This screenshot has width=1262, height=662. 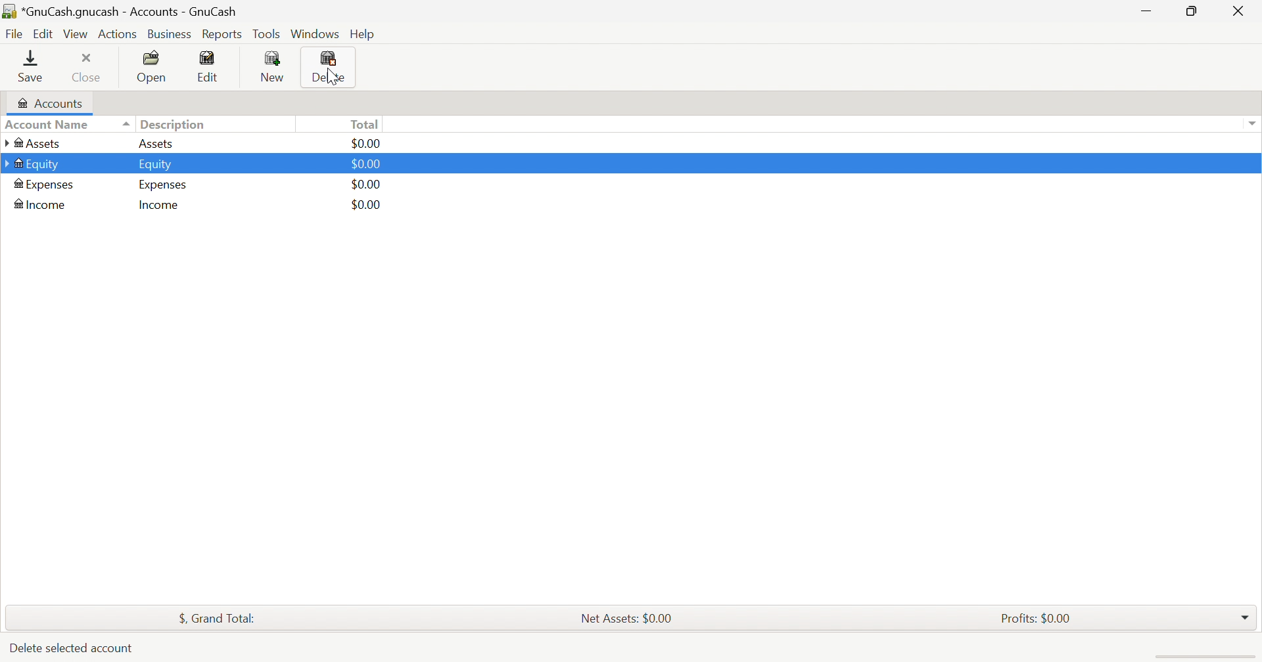 What do you see at coordinates (1039, 619) in the screenshot?
I see `Profits: $0.00` at bounding box center [1039, 619].